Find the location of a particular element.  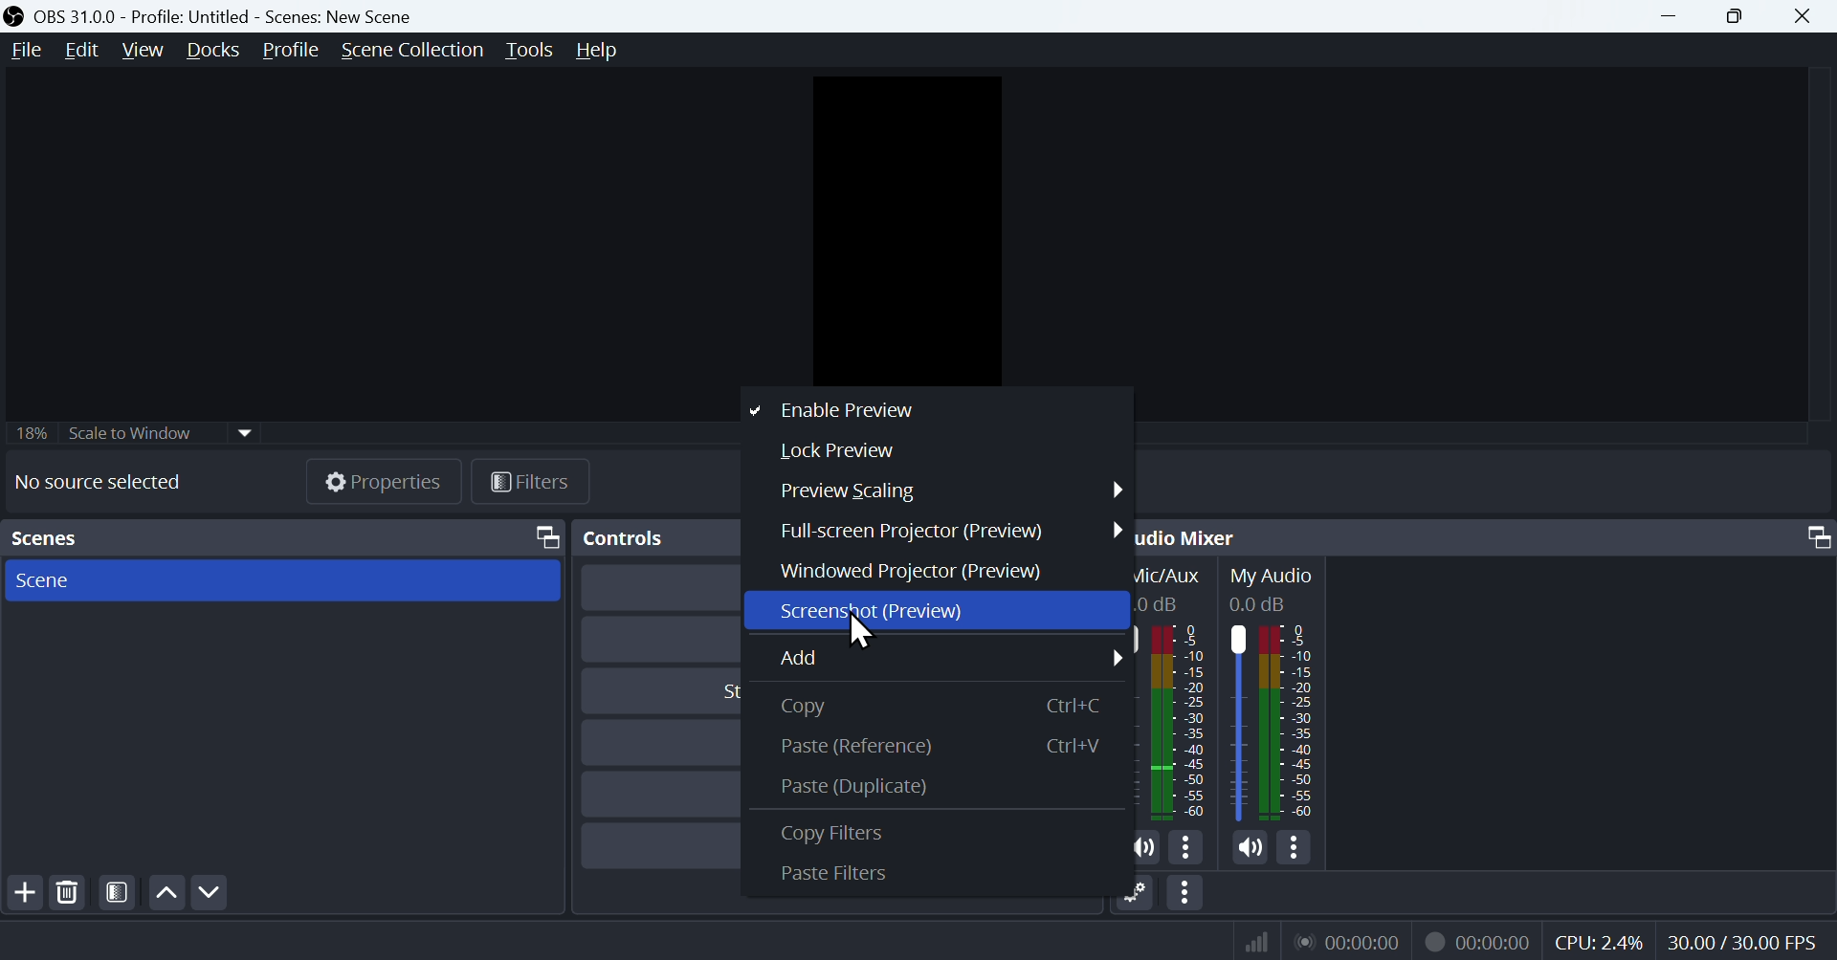

Minimize is located at coordinates (1669, 16).